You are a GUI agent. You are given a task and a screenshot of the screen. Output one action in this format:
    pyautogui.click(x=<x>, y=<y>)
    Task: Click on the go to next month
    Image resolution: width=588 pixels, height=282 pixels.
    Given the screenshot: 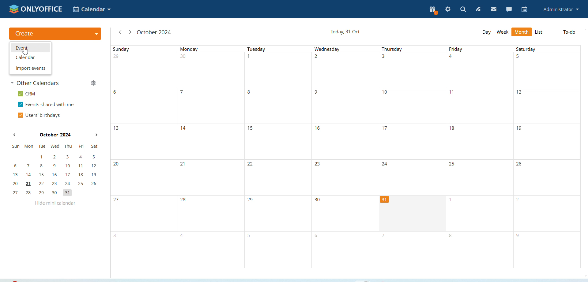 What is the action you would take?
    pyautogui.click(x=130, y=32)
    